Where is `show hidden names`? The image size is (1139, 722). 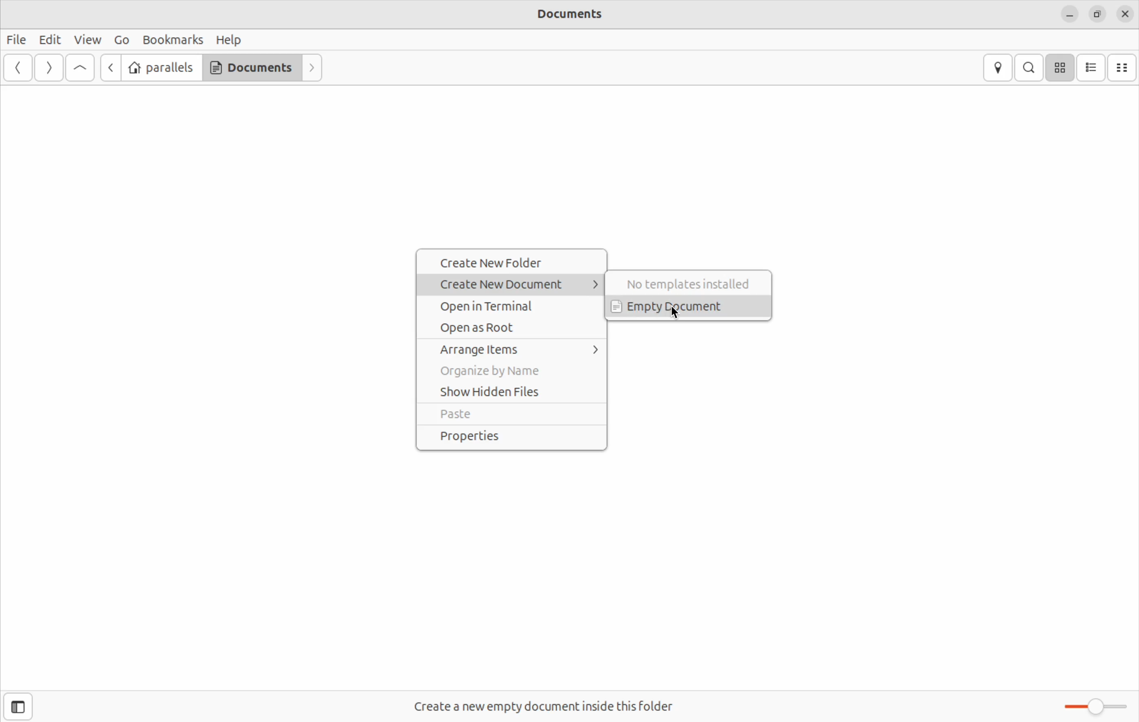
show hidden names is located at coordinates (512, 392).